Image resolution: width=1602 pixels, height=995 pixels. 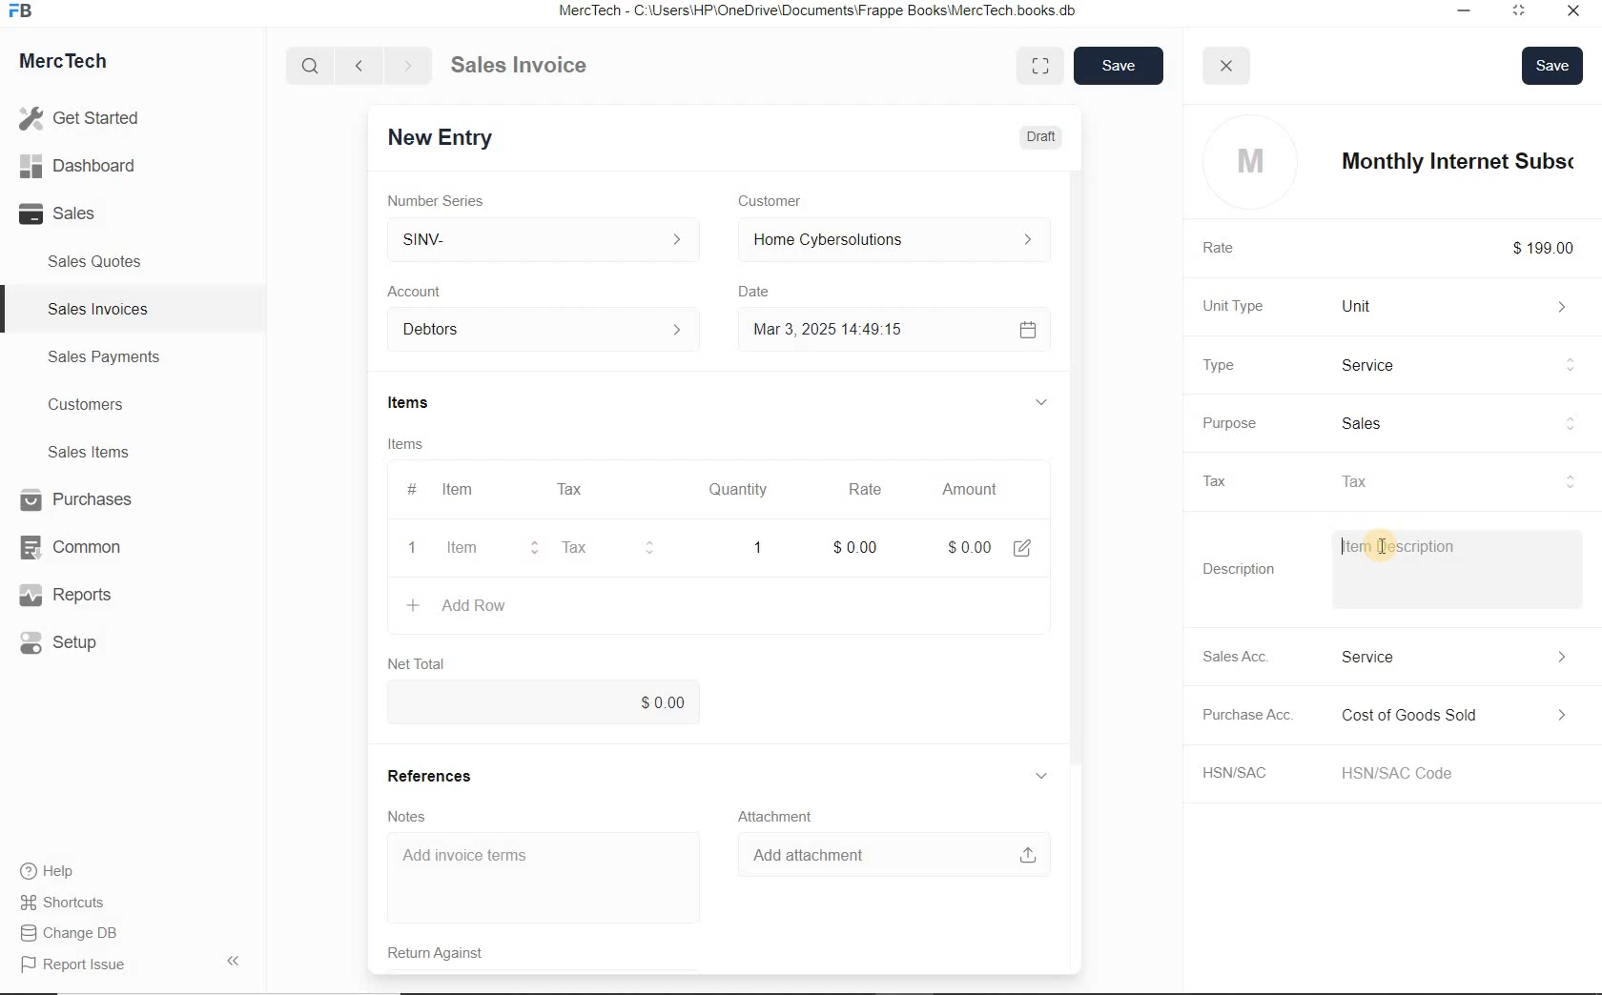 I want to click on sales, so click(x=1453, y=420).